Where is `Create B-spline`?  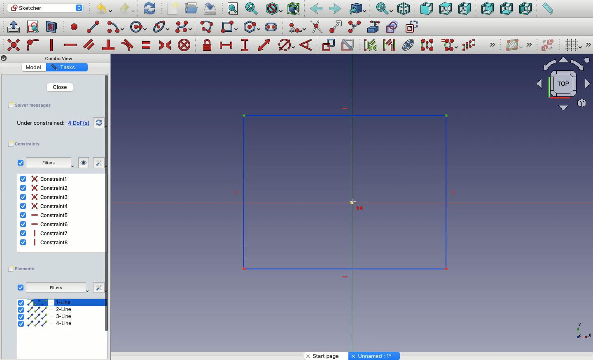 Create B-spline is located at coordinates (184, 26).